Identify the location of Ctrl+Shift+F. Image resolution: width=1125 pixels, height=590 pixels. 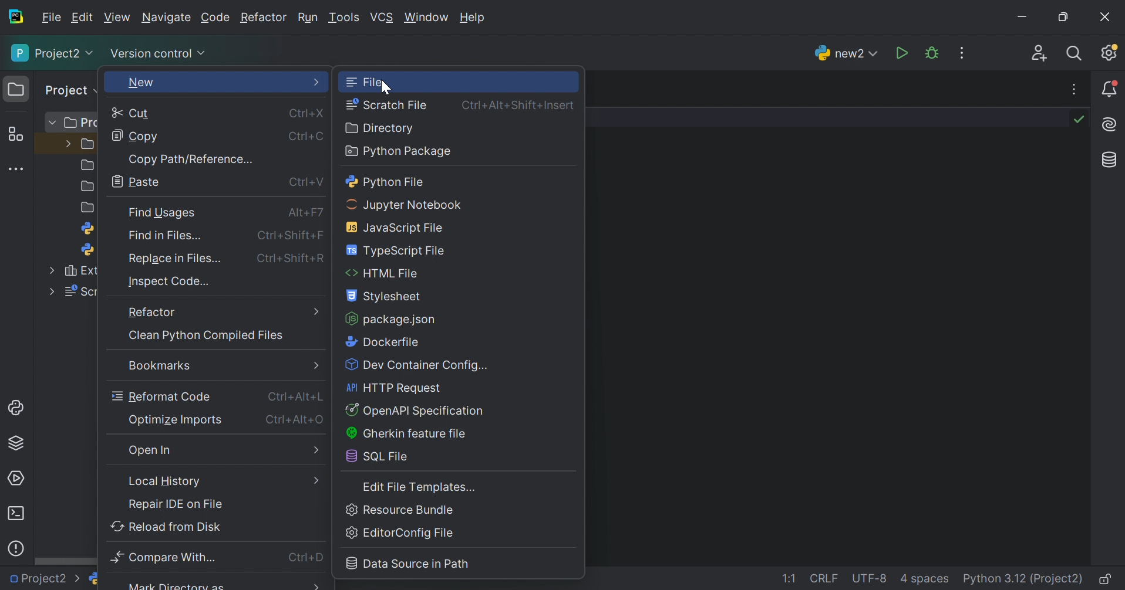
(295, 237).